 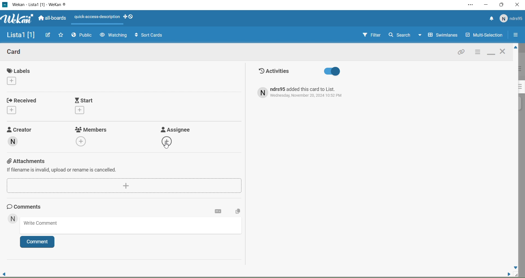 I want to click on move down, so click(x=516, y=267).